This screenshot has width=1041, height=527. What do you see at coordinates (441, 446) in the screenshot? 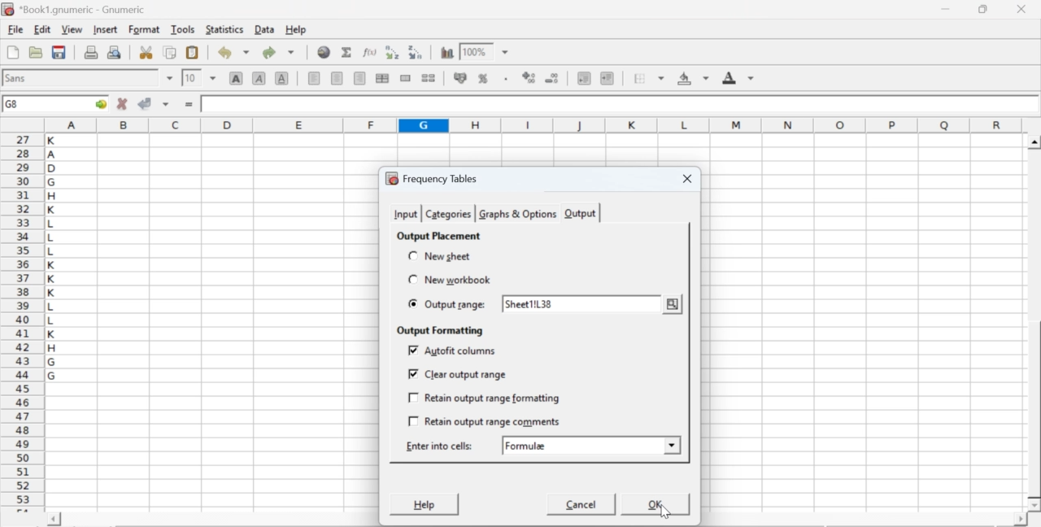
I see `enter into cells:` at bounding box center [441, 446].